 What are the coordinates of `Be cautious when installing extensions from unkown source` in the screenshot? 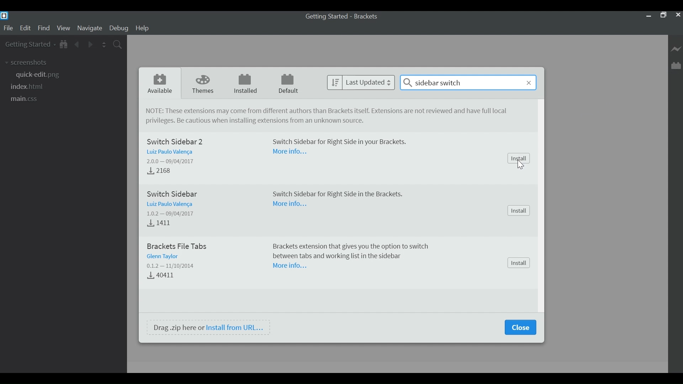 It's located at (254, 122).